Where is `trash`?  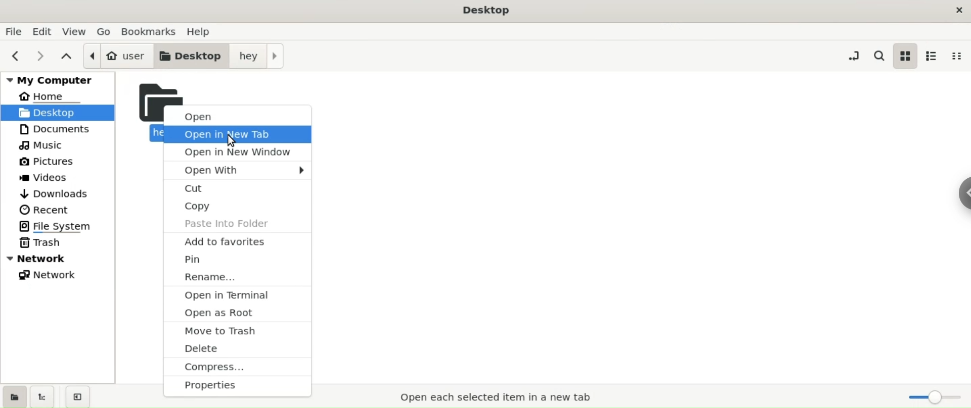 trash is located at coordinates (61, 243).